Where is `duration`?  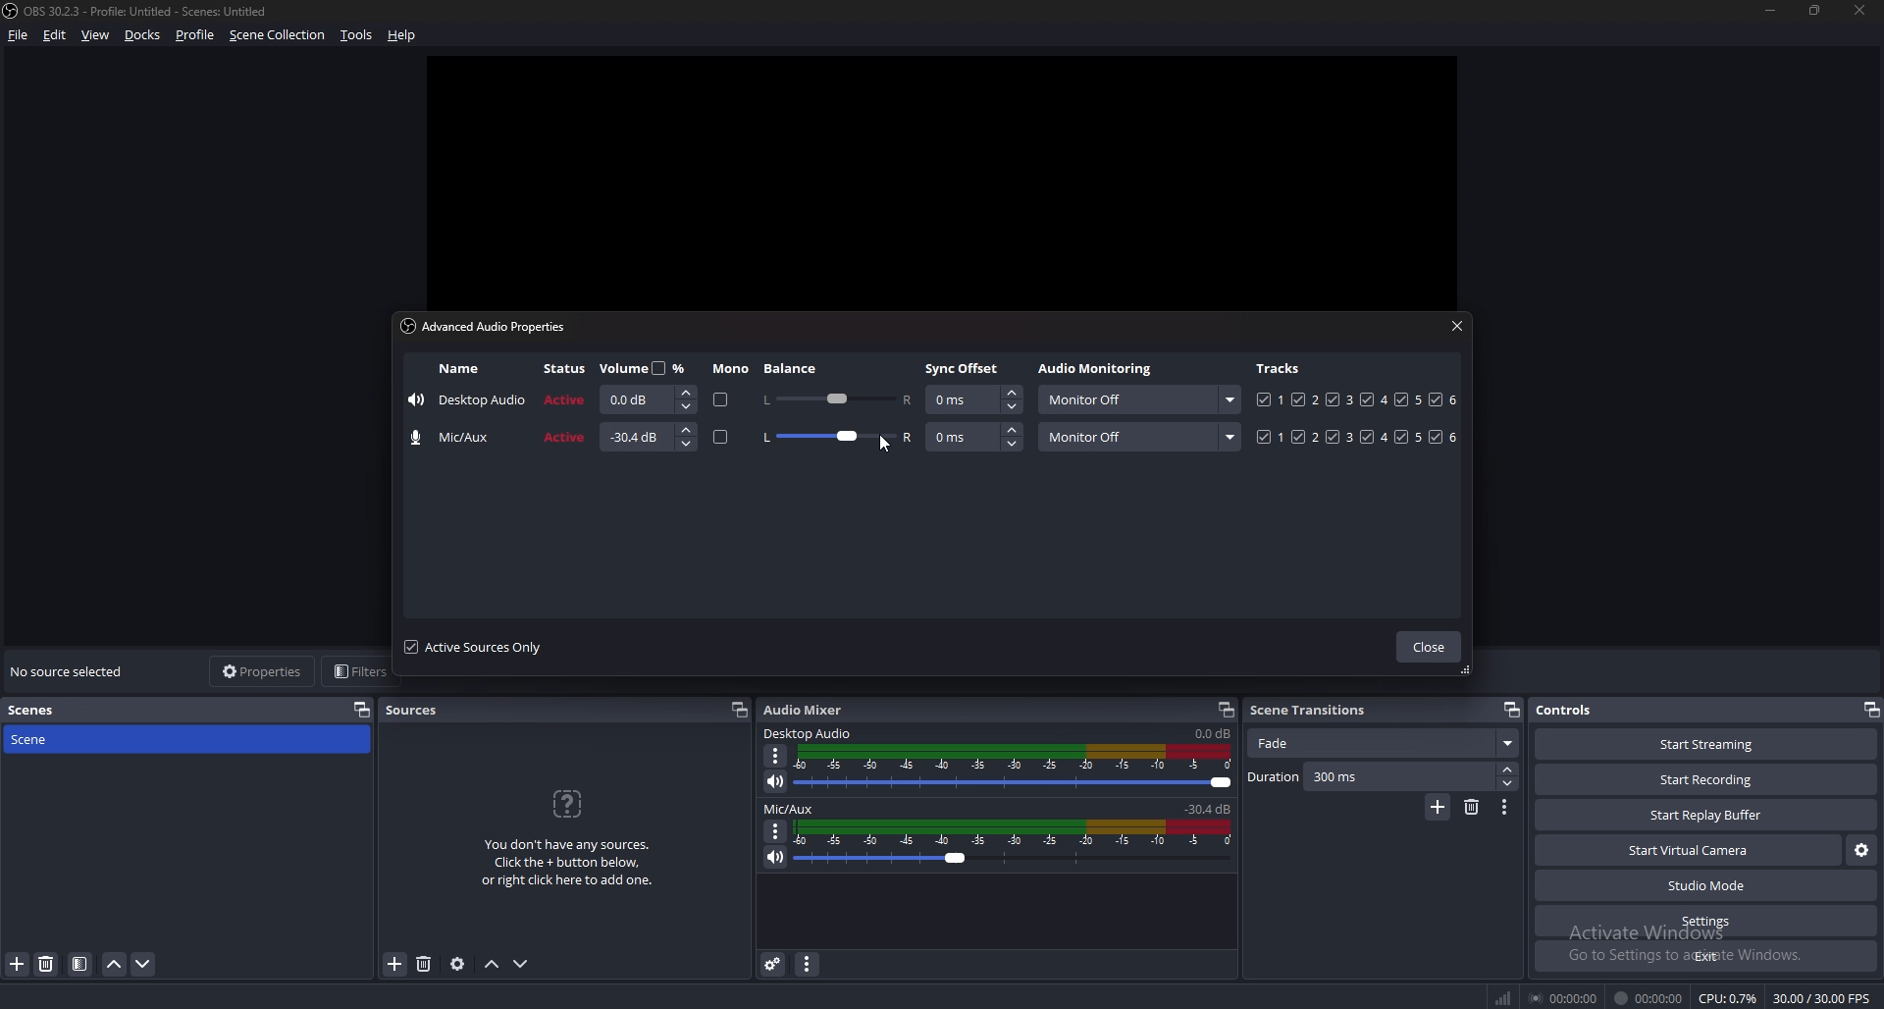 duration is located at coordinates (1373, 777).